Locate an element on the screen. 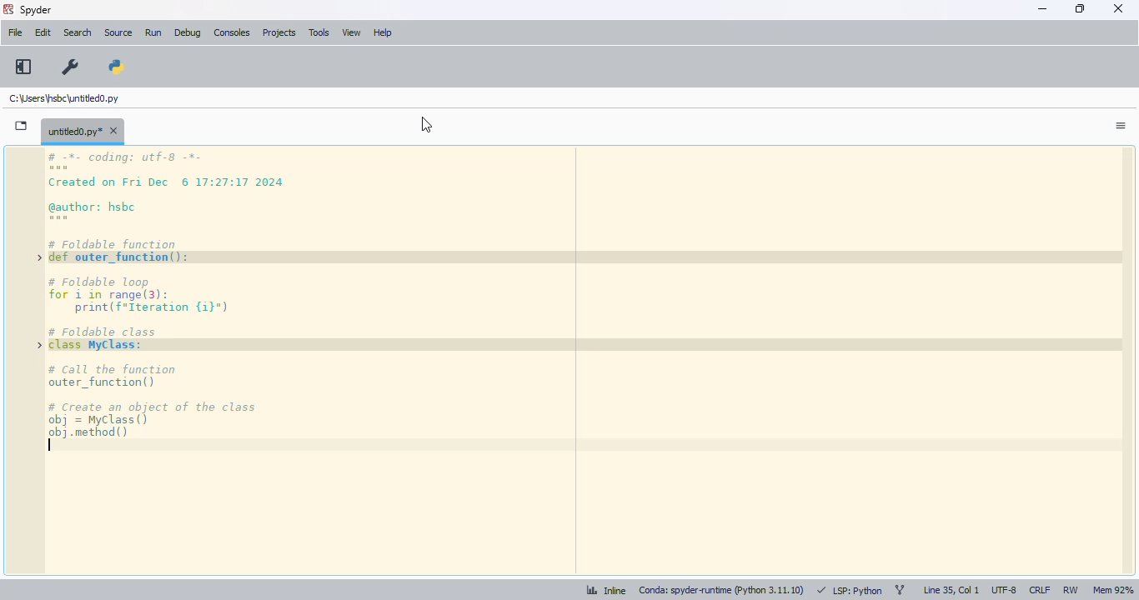 This screenshot has height=600, width=1139. edit is located at coordinates (43, 32).